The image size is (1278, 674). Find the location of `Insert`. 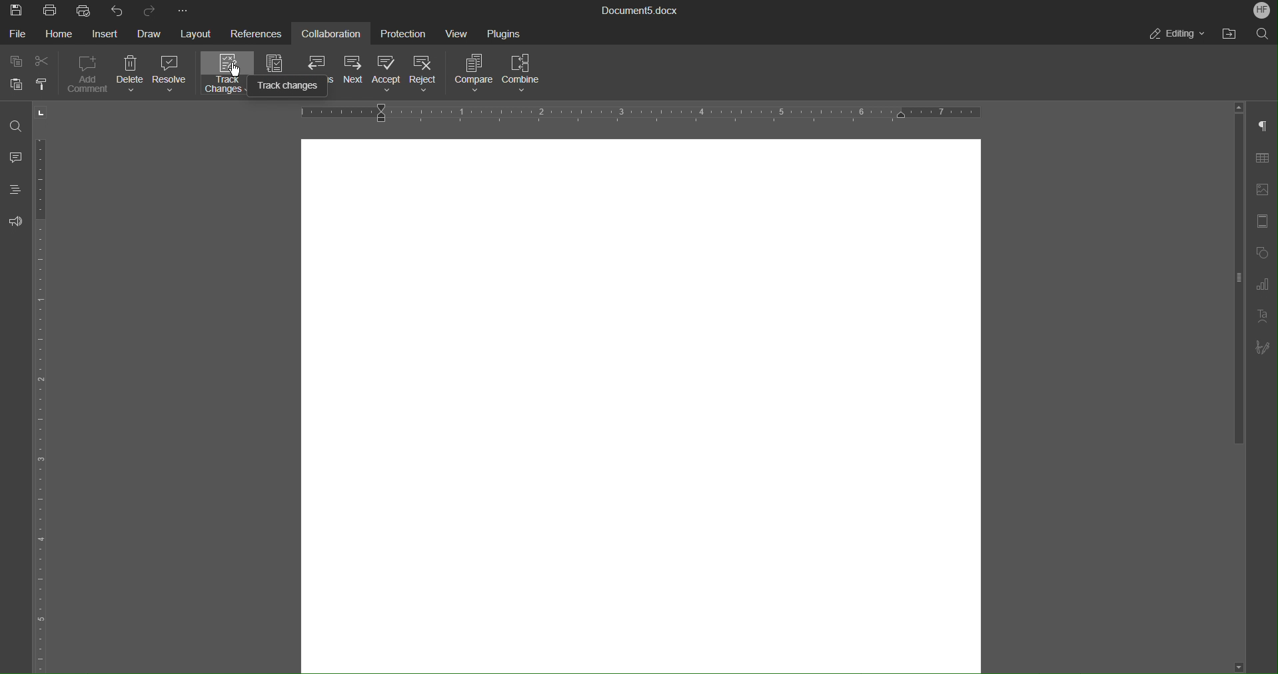

Insert is located at coordinates (111, 32).